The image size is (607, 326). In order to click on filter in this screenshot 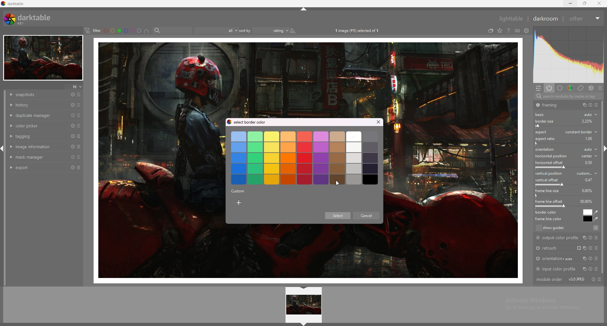, I will do `click(92, 30)`.